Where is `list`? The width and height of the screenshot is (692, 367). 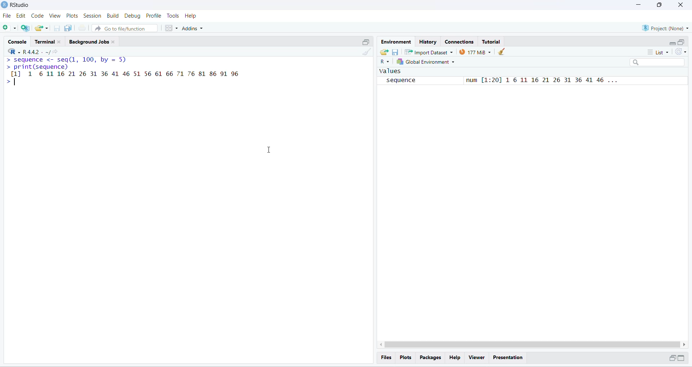 list is located at coordinates (658, 52).